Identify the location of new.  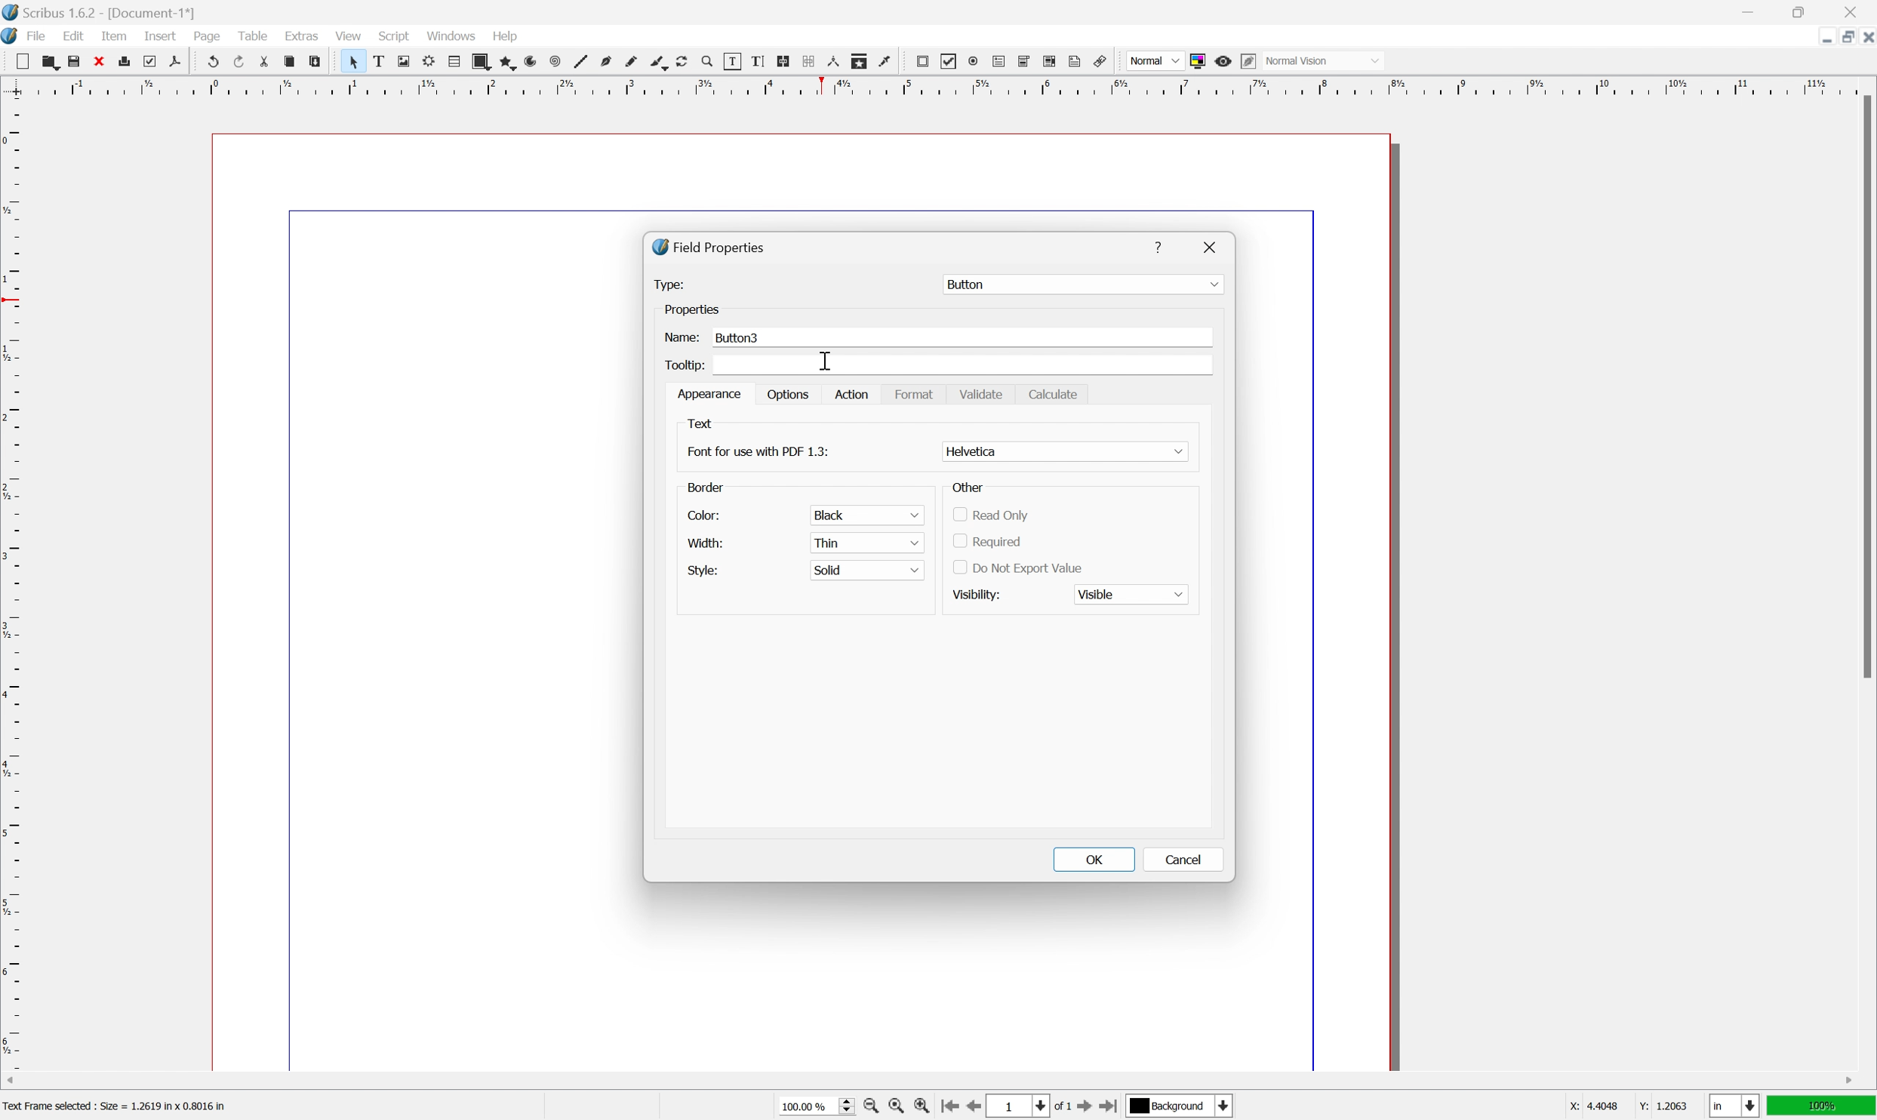
(23, 62).